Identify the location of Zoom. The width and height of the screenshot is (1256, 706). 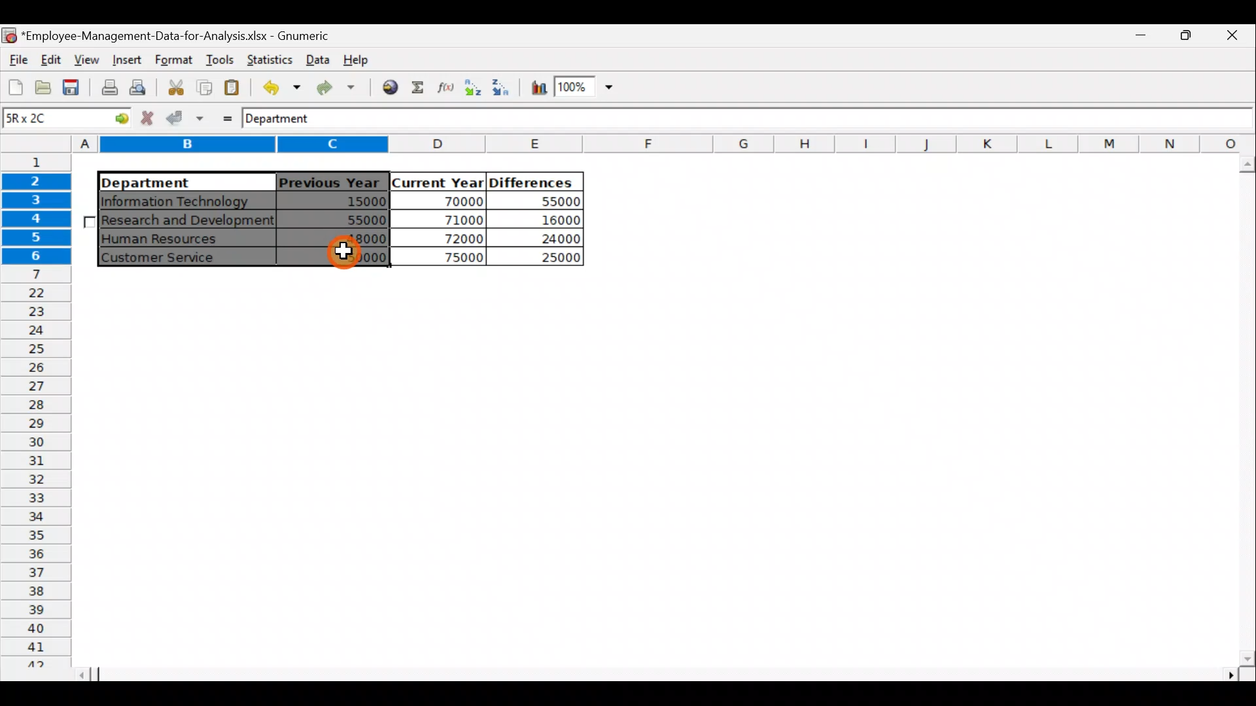
(584, 89).